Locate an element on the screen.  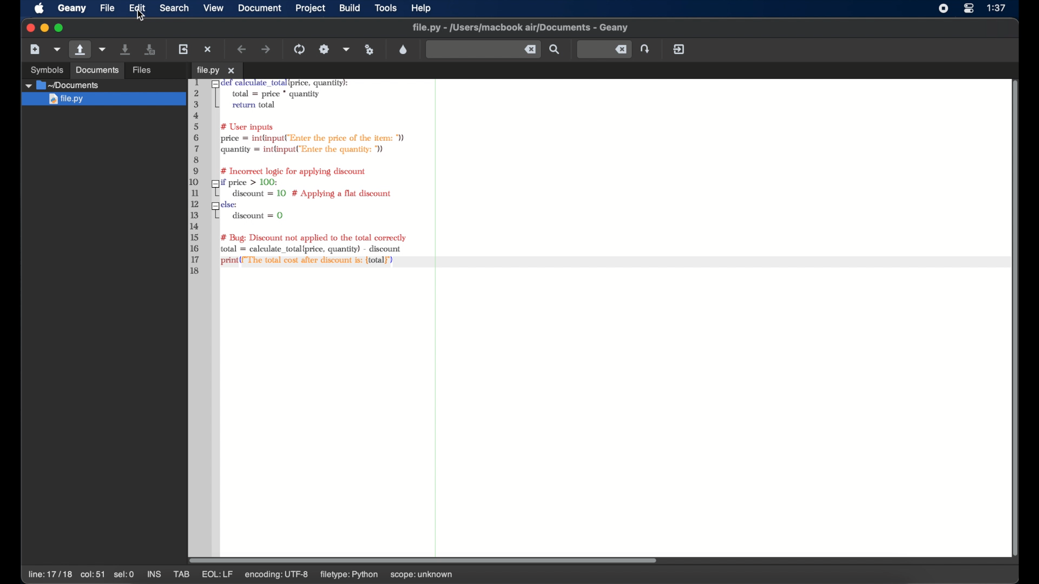
col:51 is located at coordinates (93, 575).